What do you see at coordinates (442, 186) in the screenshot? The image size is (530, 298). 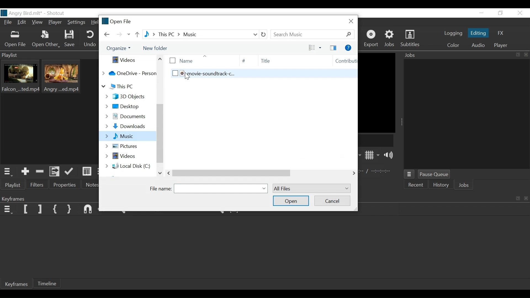 I see `History` at bounding box center [442, 186].